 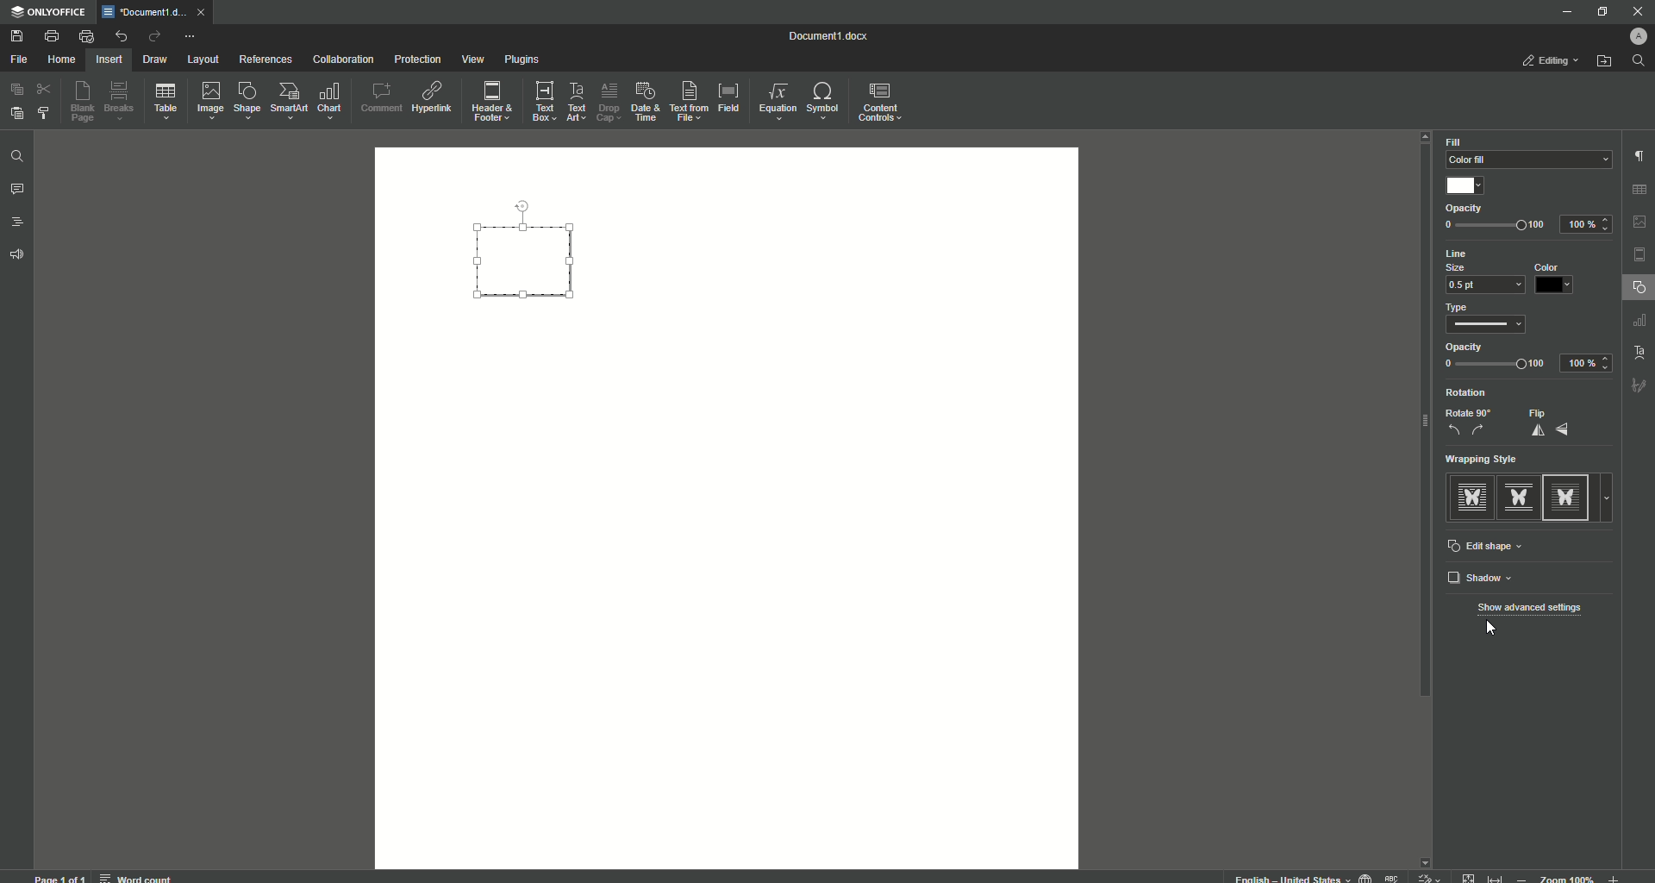 I want to click on set document language, so click(x=1365, y=876).